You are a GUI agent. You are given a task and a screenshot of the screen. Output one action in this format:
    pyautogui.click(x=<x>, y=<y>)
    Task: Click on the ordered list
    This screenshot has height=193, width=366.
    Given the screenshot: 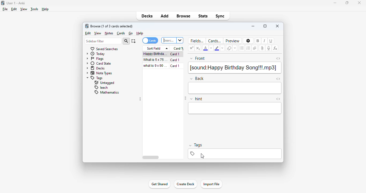 What is the action you would take?
    pyautogui.click(x=248, y=48)
    